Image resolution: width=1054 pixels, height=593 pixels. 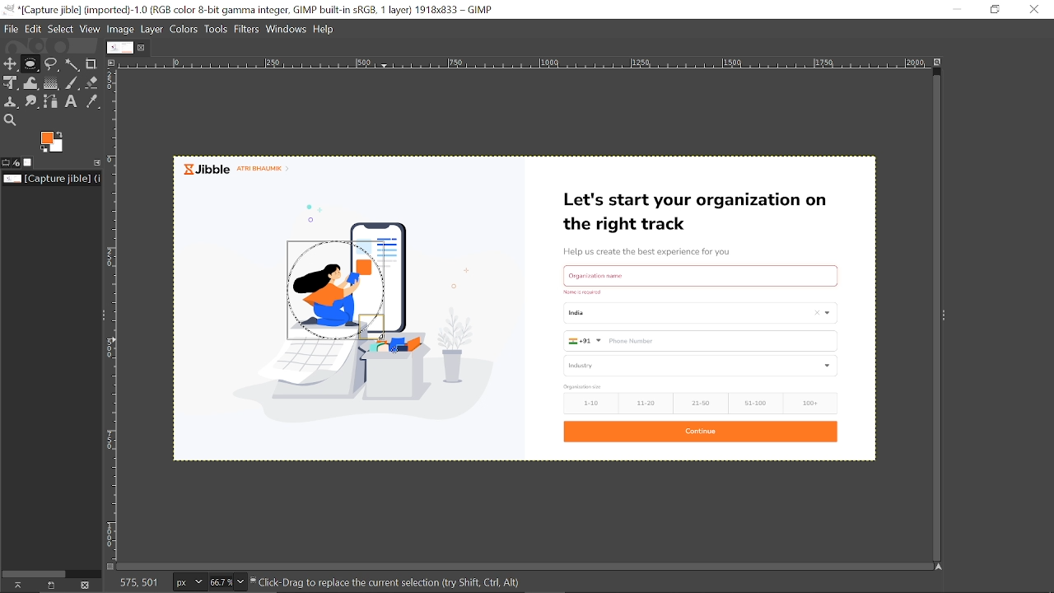 I want to click on Current window, so click(x=251, y=11).